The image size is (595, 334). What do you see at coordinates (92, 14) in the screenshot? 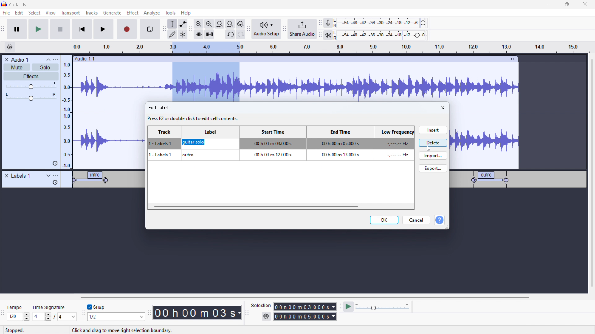
I see `tracks` at bounding box center [92, 14].